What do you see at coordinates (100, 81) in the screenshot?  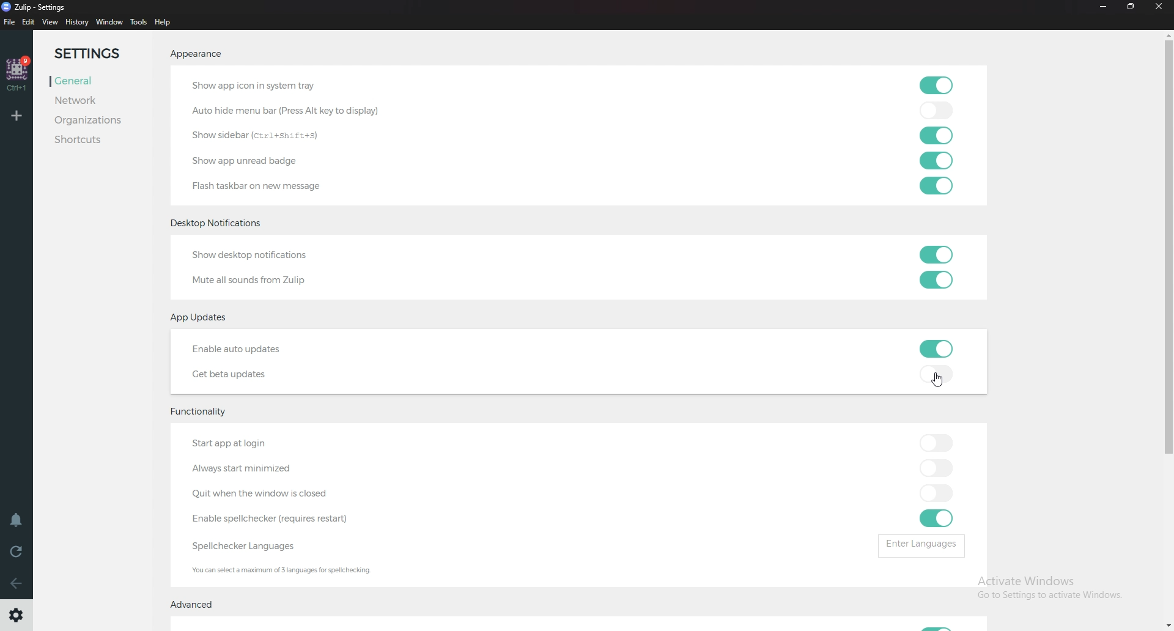 I see `General` at bounding box center [100, 81].